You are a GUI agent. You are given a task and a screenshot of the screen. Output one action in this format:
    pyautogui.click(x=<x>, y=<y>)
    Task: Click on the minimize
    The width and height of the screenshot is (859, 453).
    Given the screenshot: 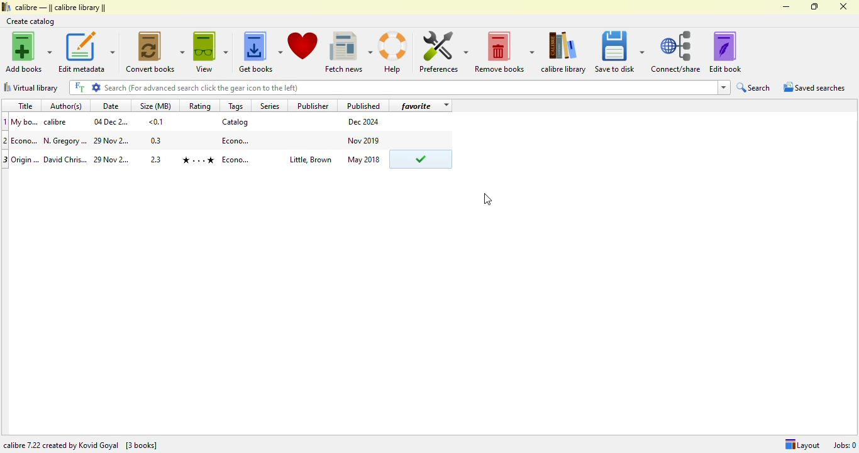 What is the action you would take?
    pyautogui.click(x=787, y=7)
    